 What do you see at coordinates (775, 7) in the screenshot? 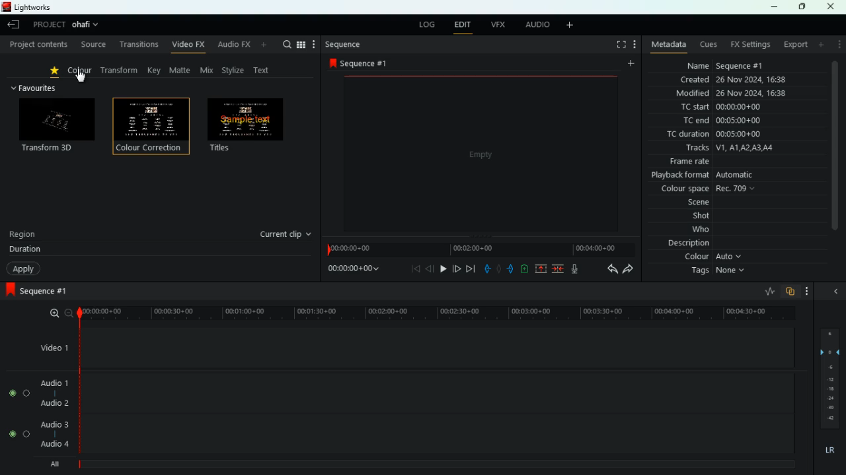
I see `minimize` at bounding box center [775, 7].